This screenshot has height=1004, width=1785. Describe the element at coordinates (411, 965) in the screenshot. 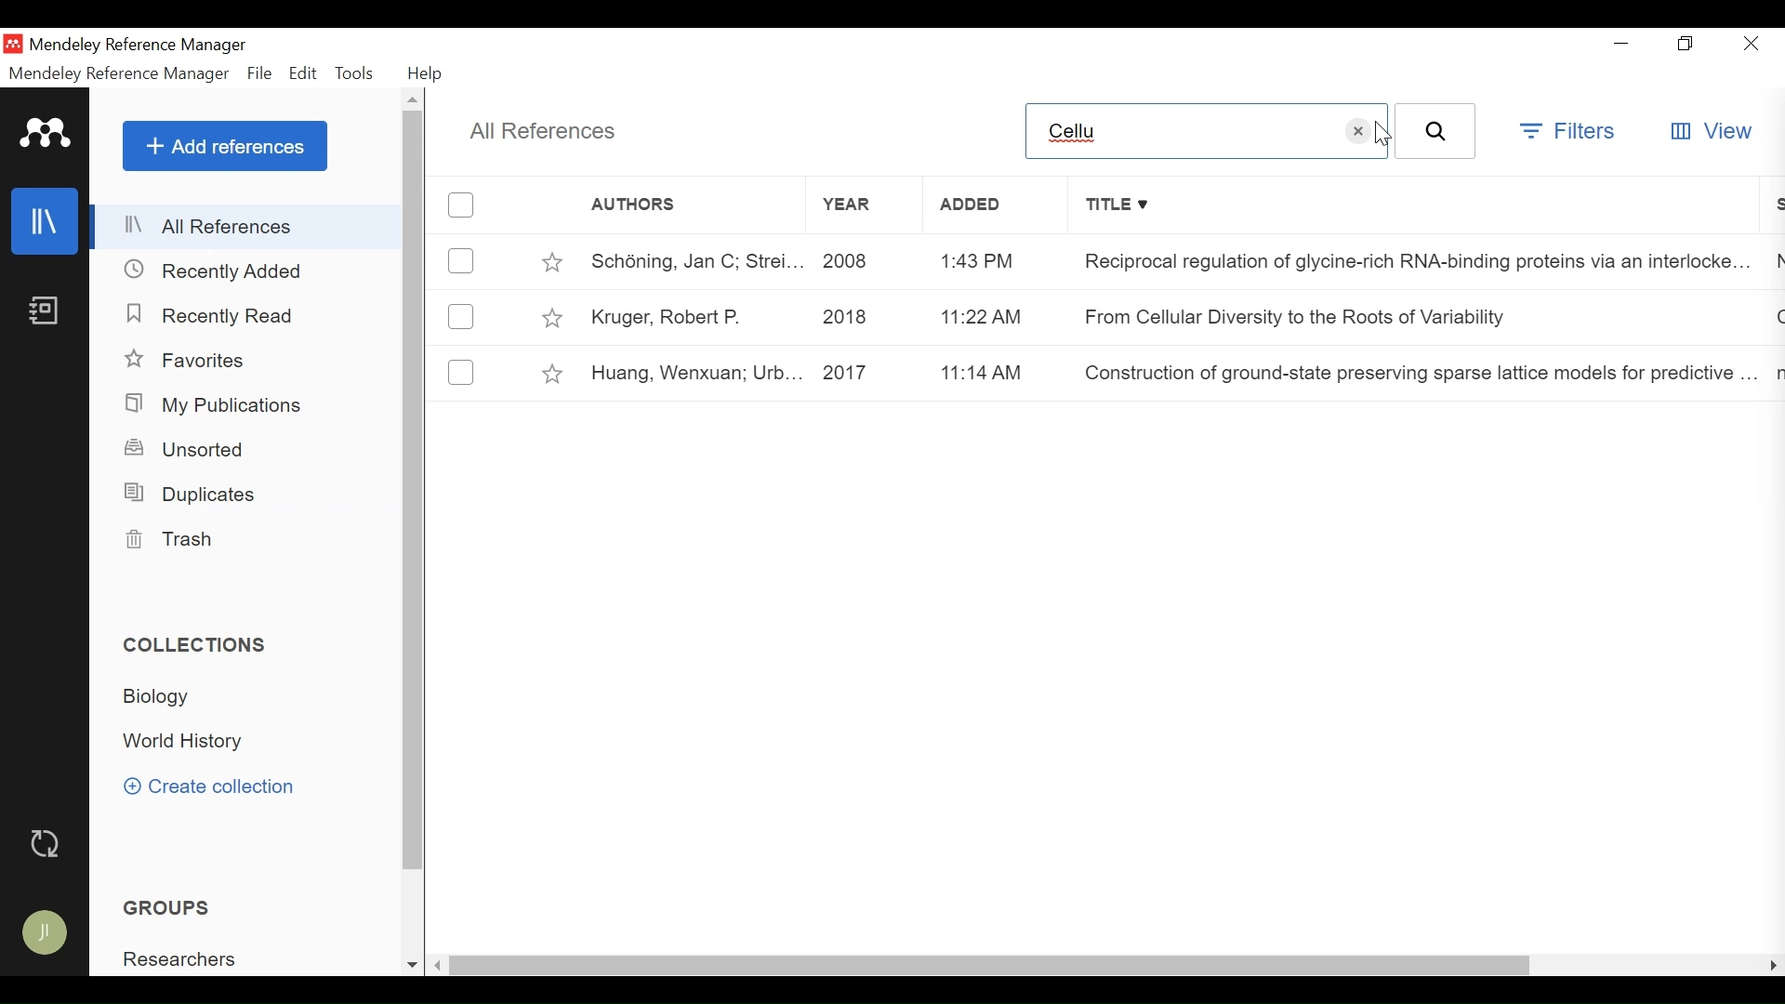

I see `Scroll down` at that location.